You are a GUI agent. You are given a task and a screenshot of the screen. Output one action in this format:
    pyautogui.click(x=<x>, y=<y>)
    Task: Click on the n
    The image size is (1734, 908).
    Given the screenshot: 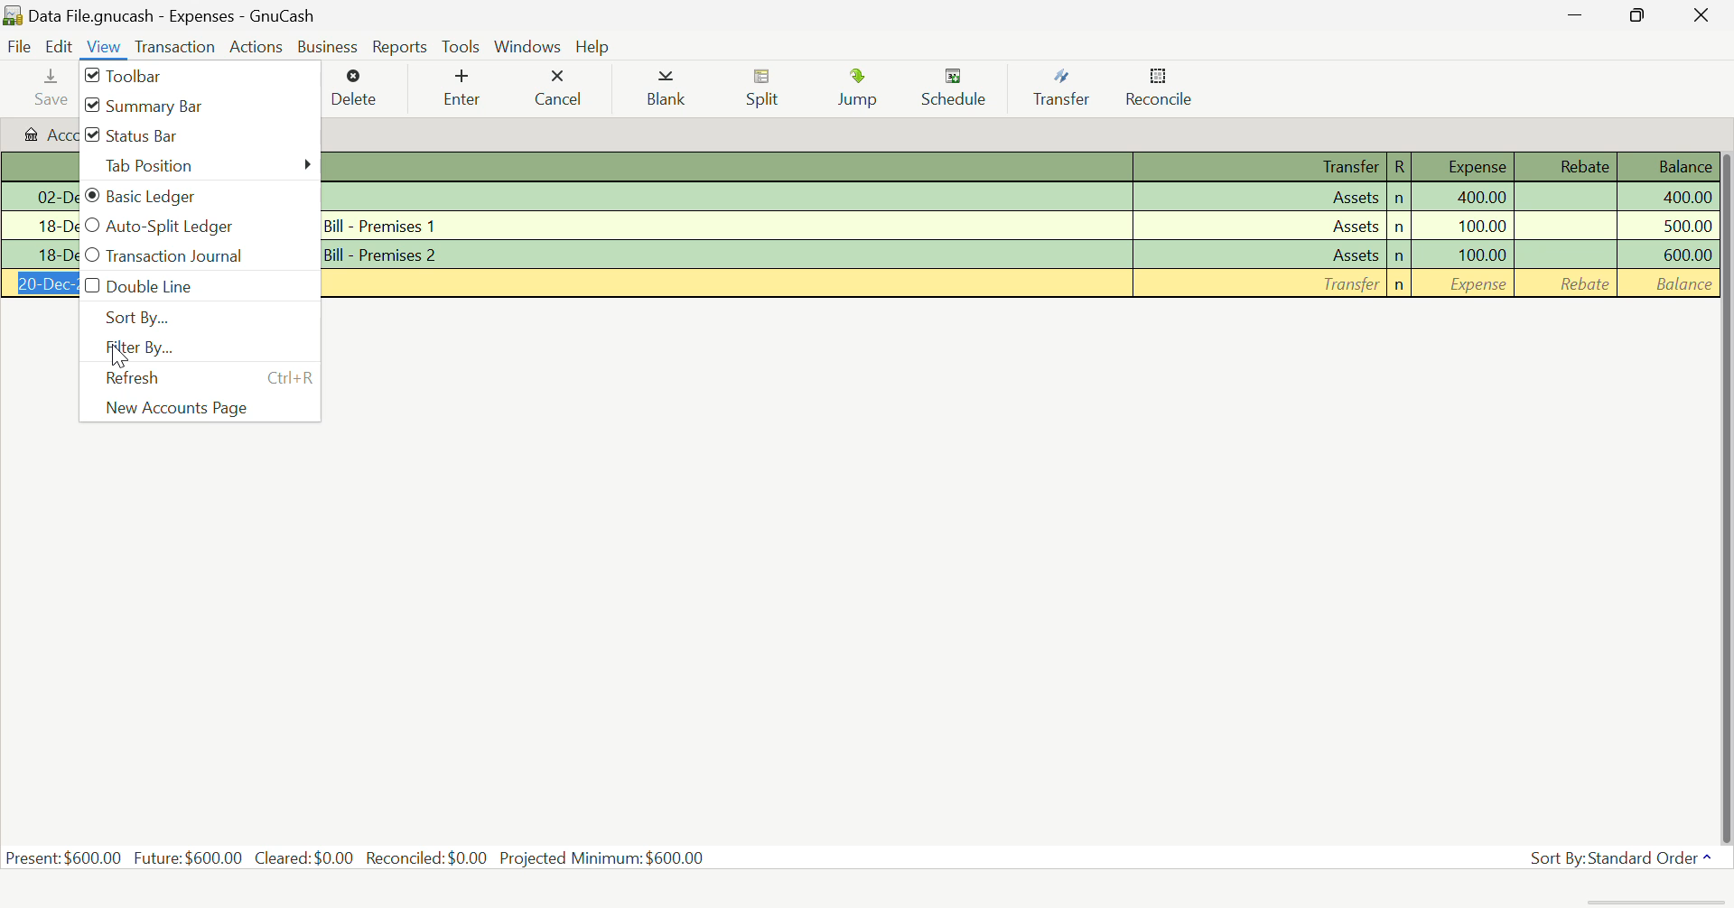 What is the action you would take?
    pyautogui.click(x=1400, y=286)
    